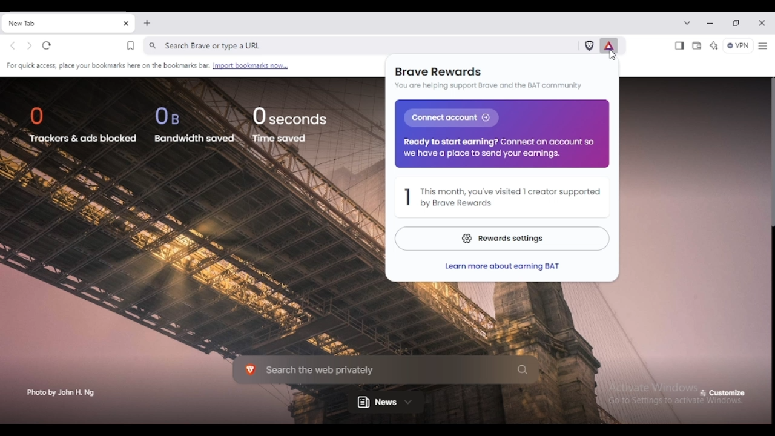 The height and width of the screenshot is (436, 775). What do you see at coordinates (146, 65) in the screenshot?
I see `for quick access place your bookmarks here on the bookmark bar. import bookmarks now...` at bounding box center [146, 65].